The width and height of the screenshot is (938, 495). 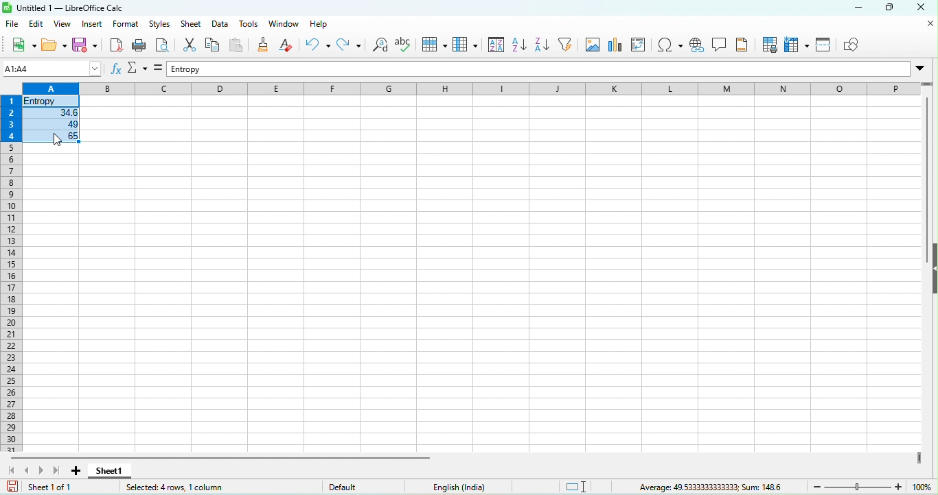 What do you see at coordinates (545, 47) in the screenshot?
I see `sort descending` at bounding box center [545, 47].